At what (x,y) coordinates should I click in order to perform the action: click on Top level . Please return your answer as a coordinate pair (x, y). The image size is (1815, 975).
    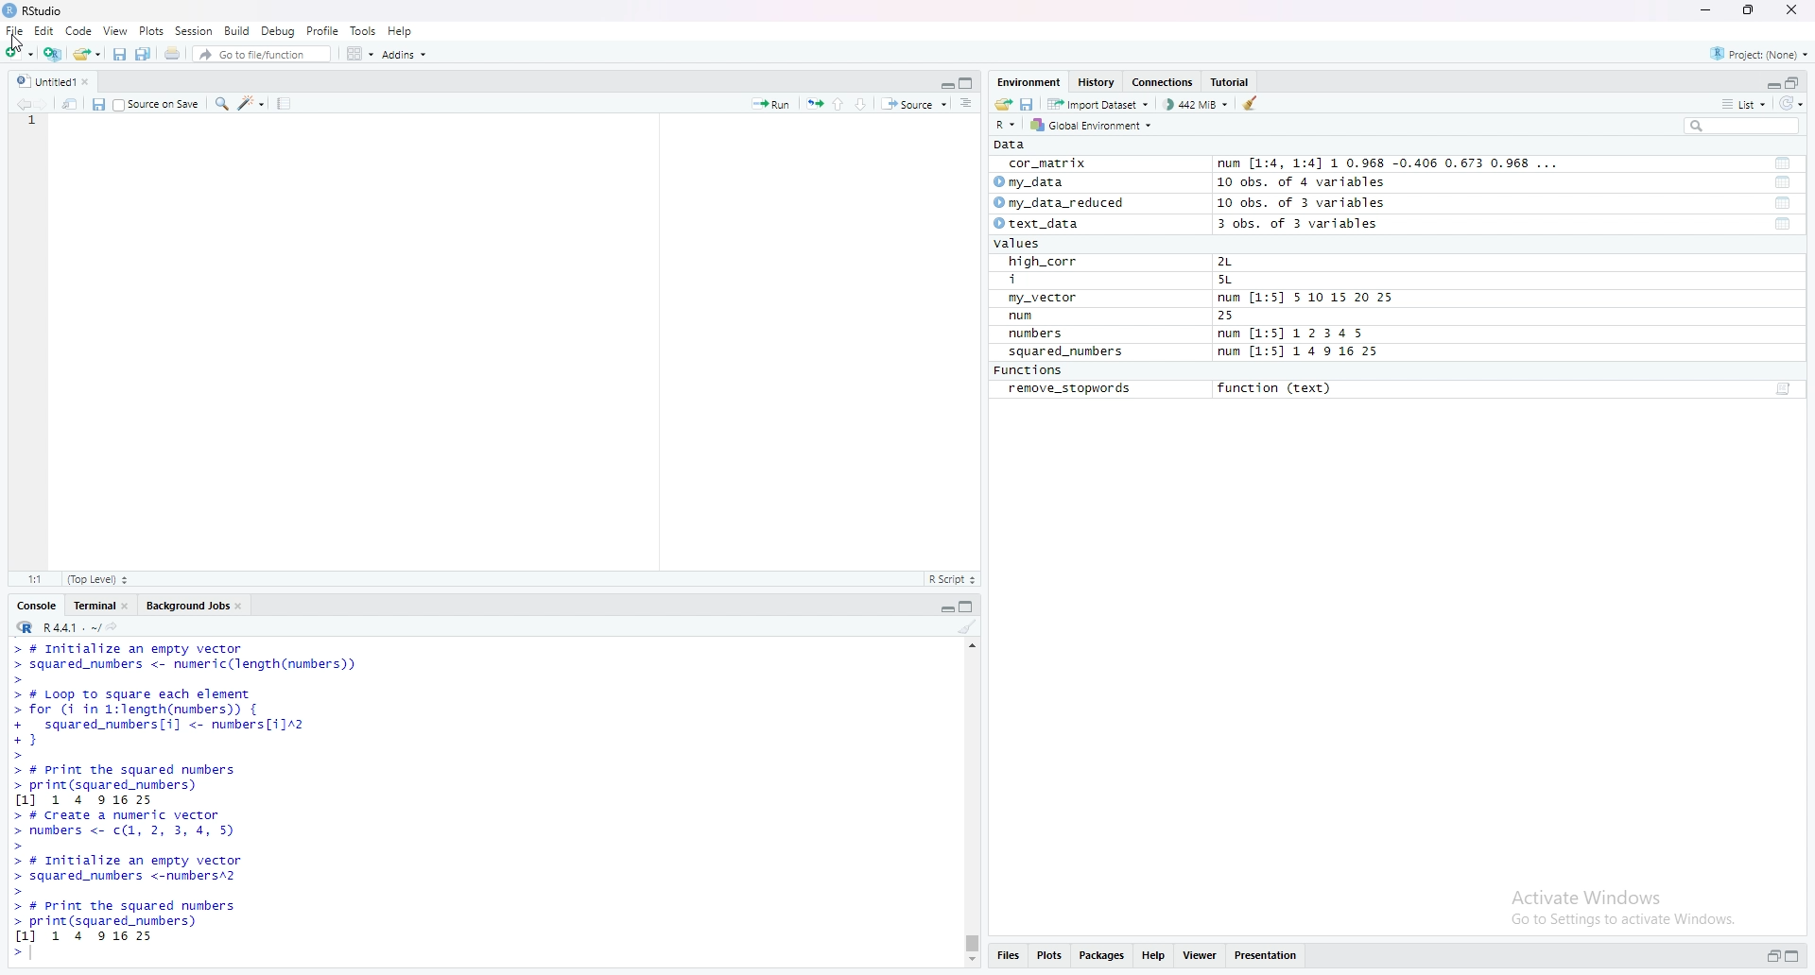
    Looking at the image, I should click on (95, 580).